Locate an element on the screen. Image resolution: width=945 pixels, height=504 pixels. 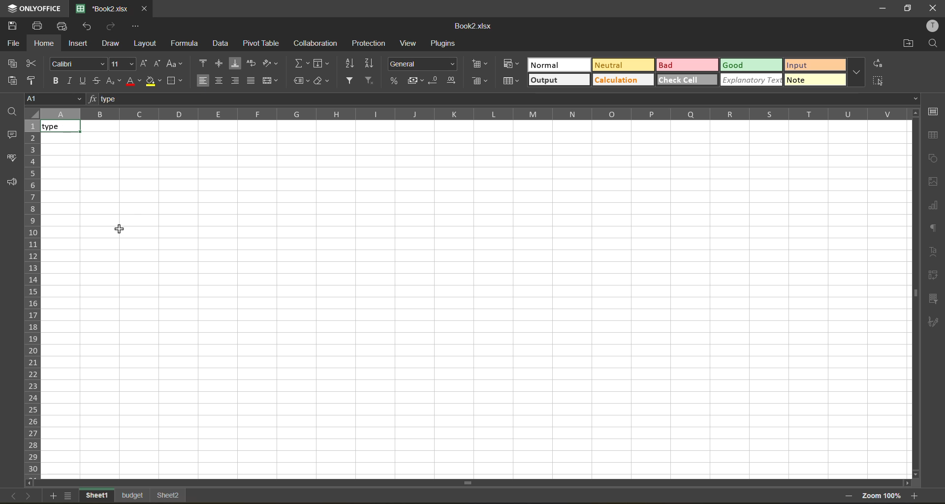
feedback is located at coordinates (11, 184).